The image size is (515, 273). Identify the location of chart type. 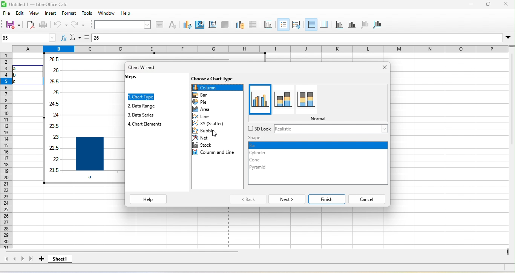
(187, 25).